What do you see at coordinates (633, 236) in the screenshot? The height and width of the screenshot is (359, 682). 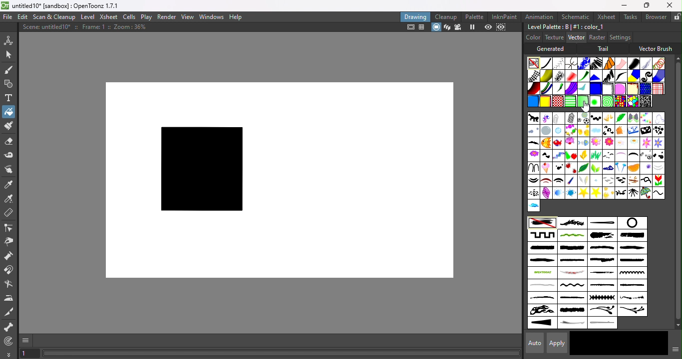 I see `Large_brush2` at bounding box center [633, 236].